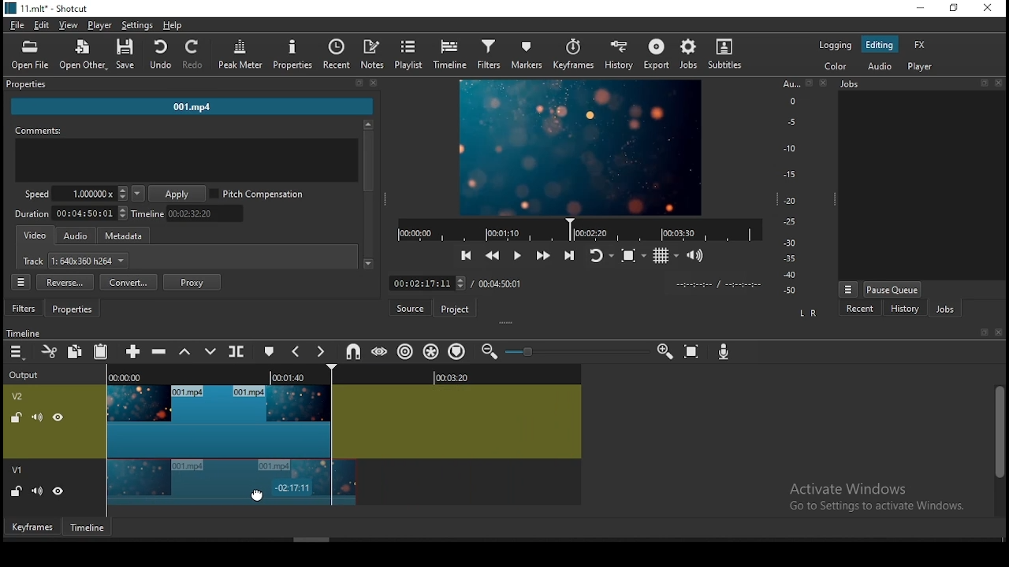 Image resolution: width=1009 pixels, height=567 pixels. I want to click on toggle zoom, so click(632, 254).